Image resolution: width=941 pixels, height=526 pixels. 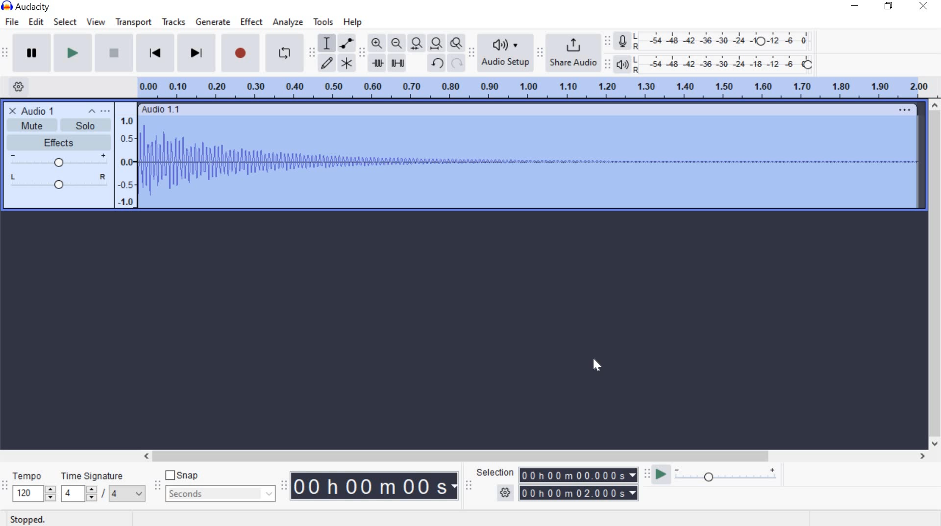 What do you see at coordinates (285, 52) in the screenshot?
I see `Enable Looping` at bounding box center [285, 52].